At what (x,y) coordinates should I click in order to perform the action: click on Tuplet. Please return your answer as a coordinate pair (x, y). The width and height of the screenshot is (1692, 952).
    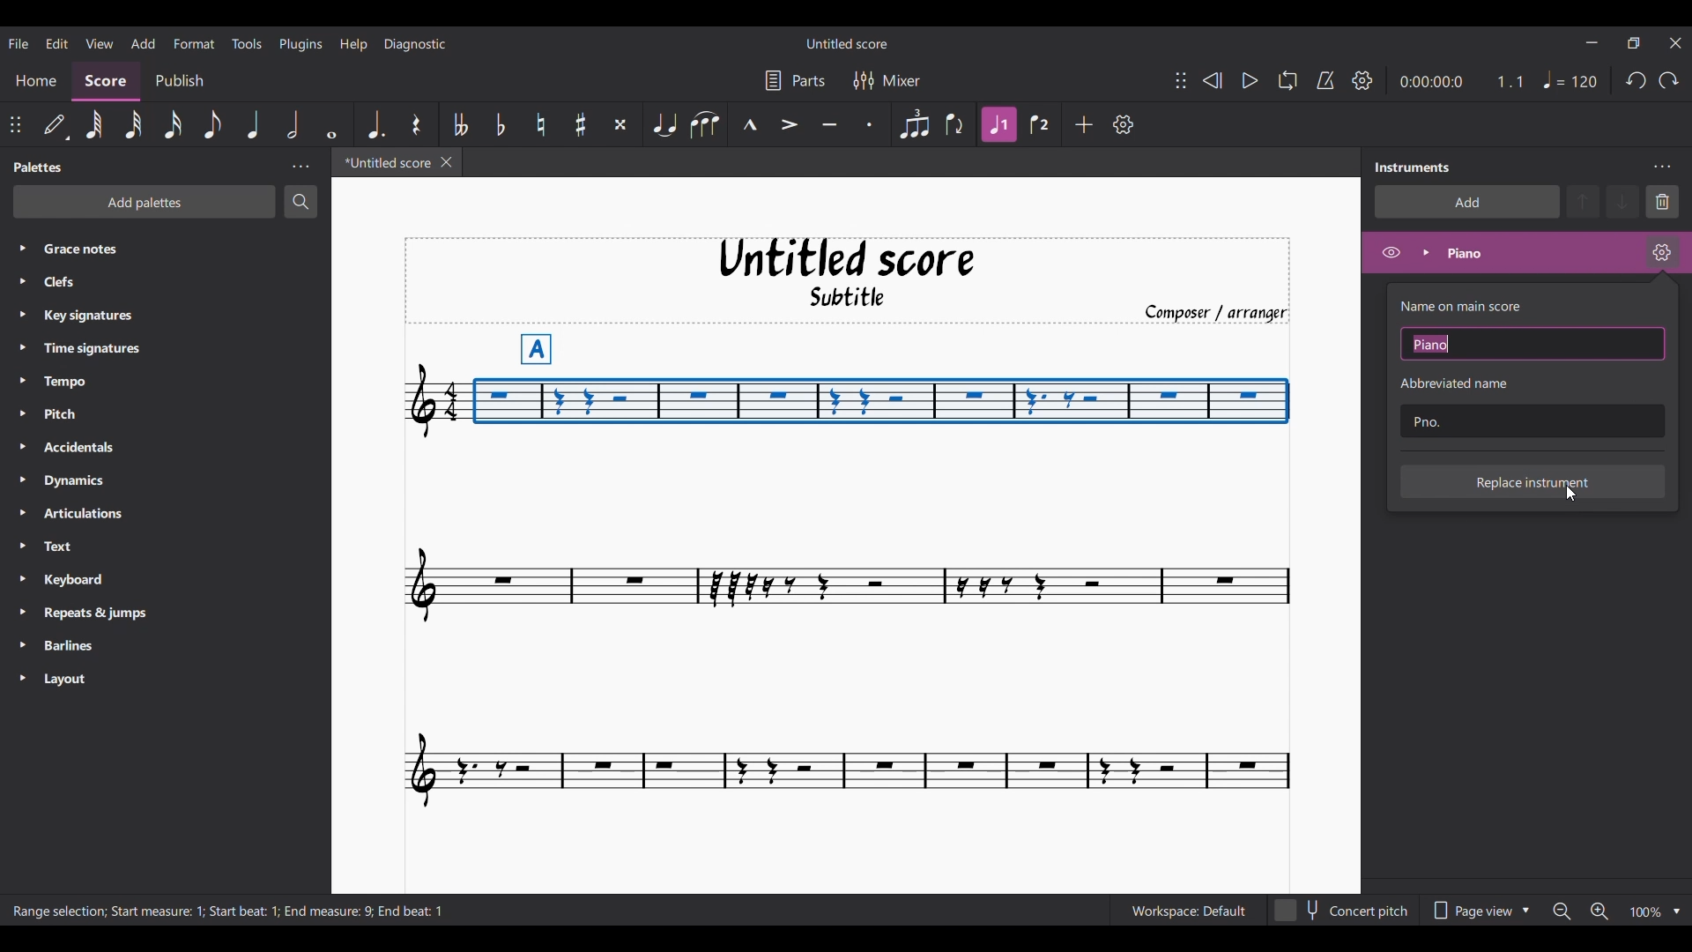
    Looking at the image, I should click on (915, 125).